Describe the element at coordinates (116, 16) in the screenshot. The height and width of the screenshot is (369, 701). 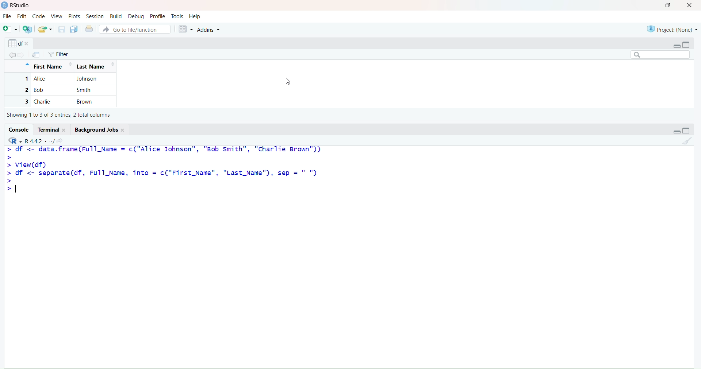
I see `Build` at that location.